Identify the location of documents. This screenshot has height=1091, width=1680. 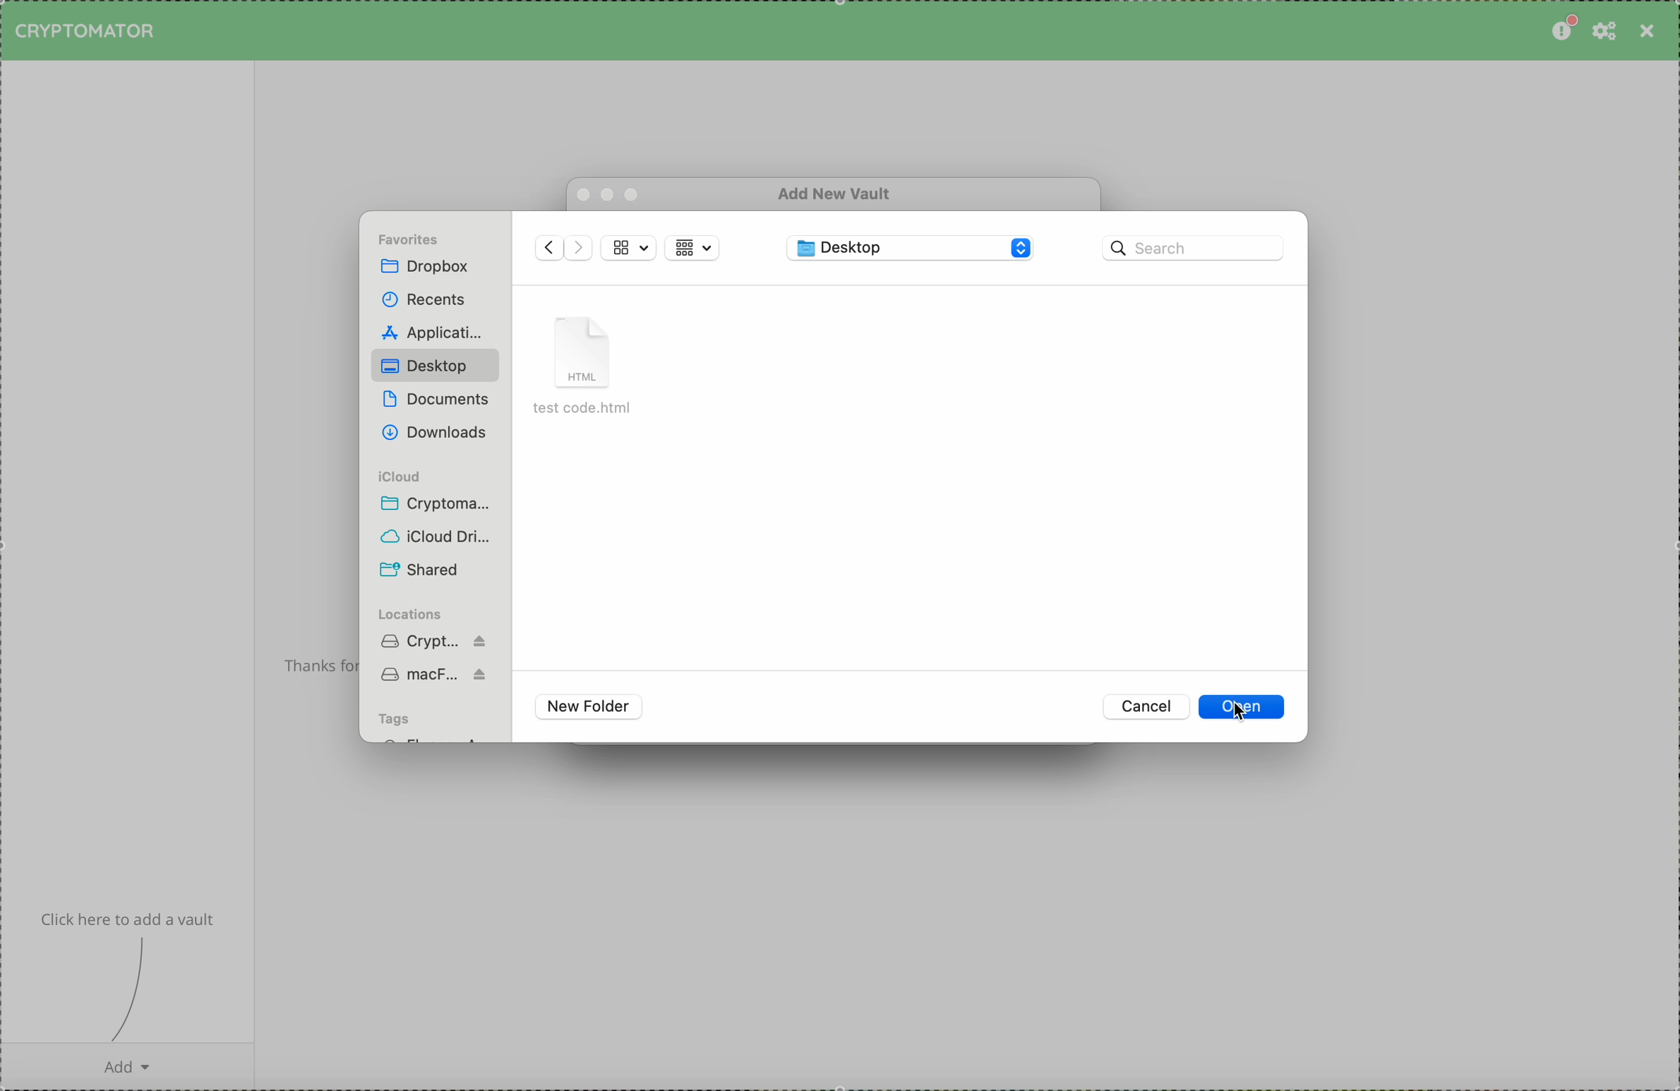
(433, 400).